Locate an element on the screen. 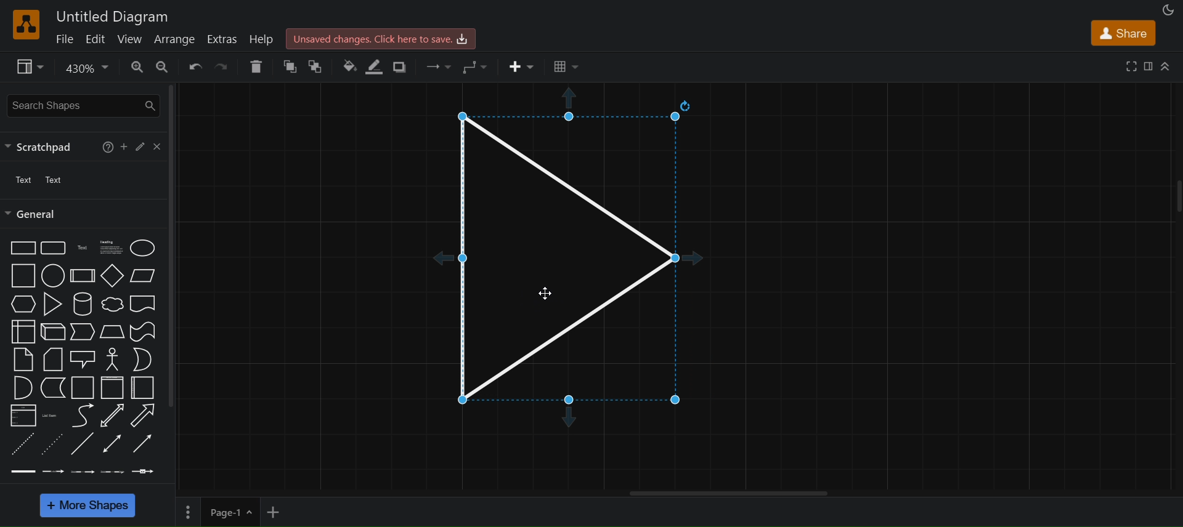 The image size is (1183, 527). redo is located at coordinates (222, 66).